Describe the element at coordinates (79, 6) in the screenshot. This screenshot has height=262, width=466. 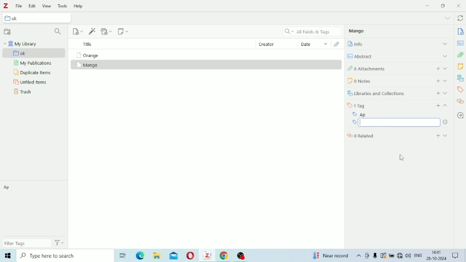
I see `Help` at that location.